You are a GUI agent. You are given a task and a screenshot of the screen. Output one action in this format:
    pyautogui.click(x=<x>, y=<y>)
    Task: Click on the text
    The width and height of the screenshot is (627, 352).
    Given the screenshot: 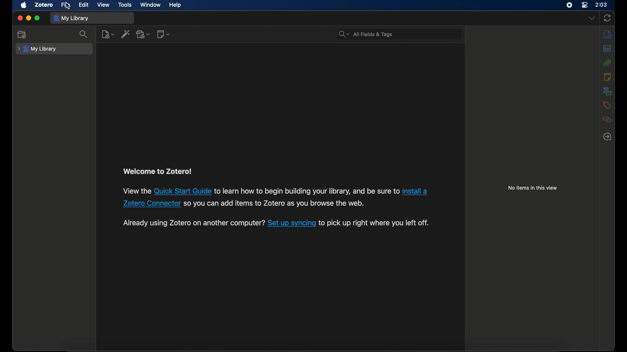 What is the action you would take?
    pyautogui.click(x=376, y=223)
    